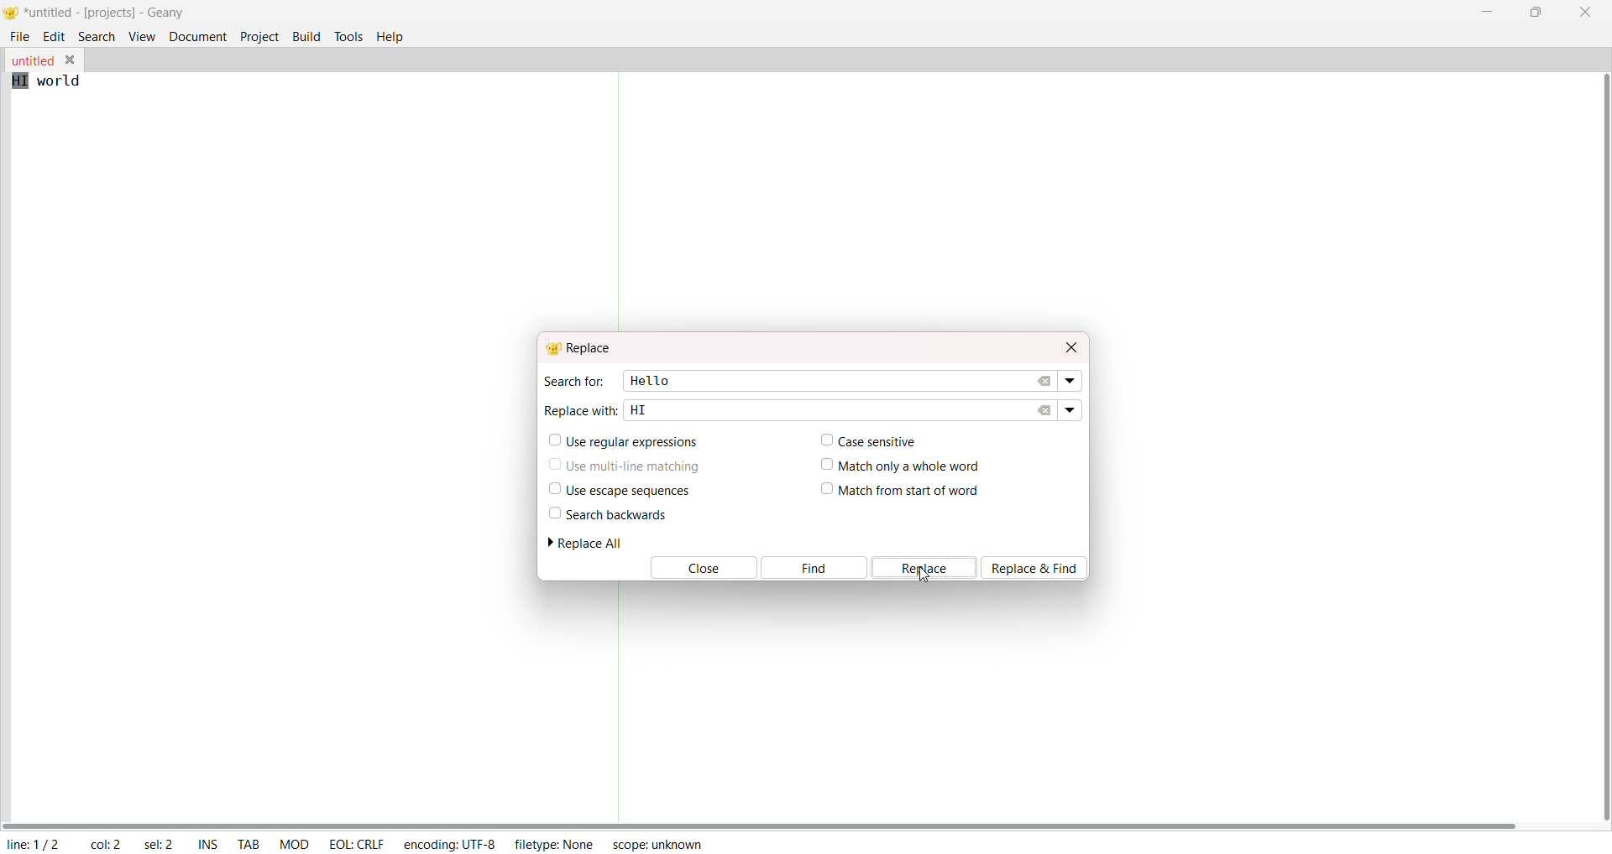  I want to click on match from start of word, so click(901, 492).